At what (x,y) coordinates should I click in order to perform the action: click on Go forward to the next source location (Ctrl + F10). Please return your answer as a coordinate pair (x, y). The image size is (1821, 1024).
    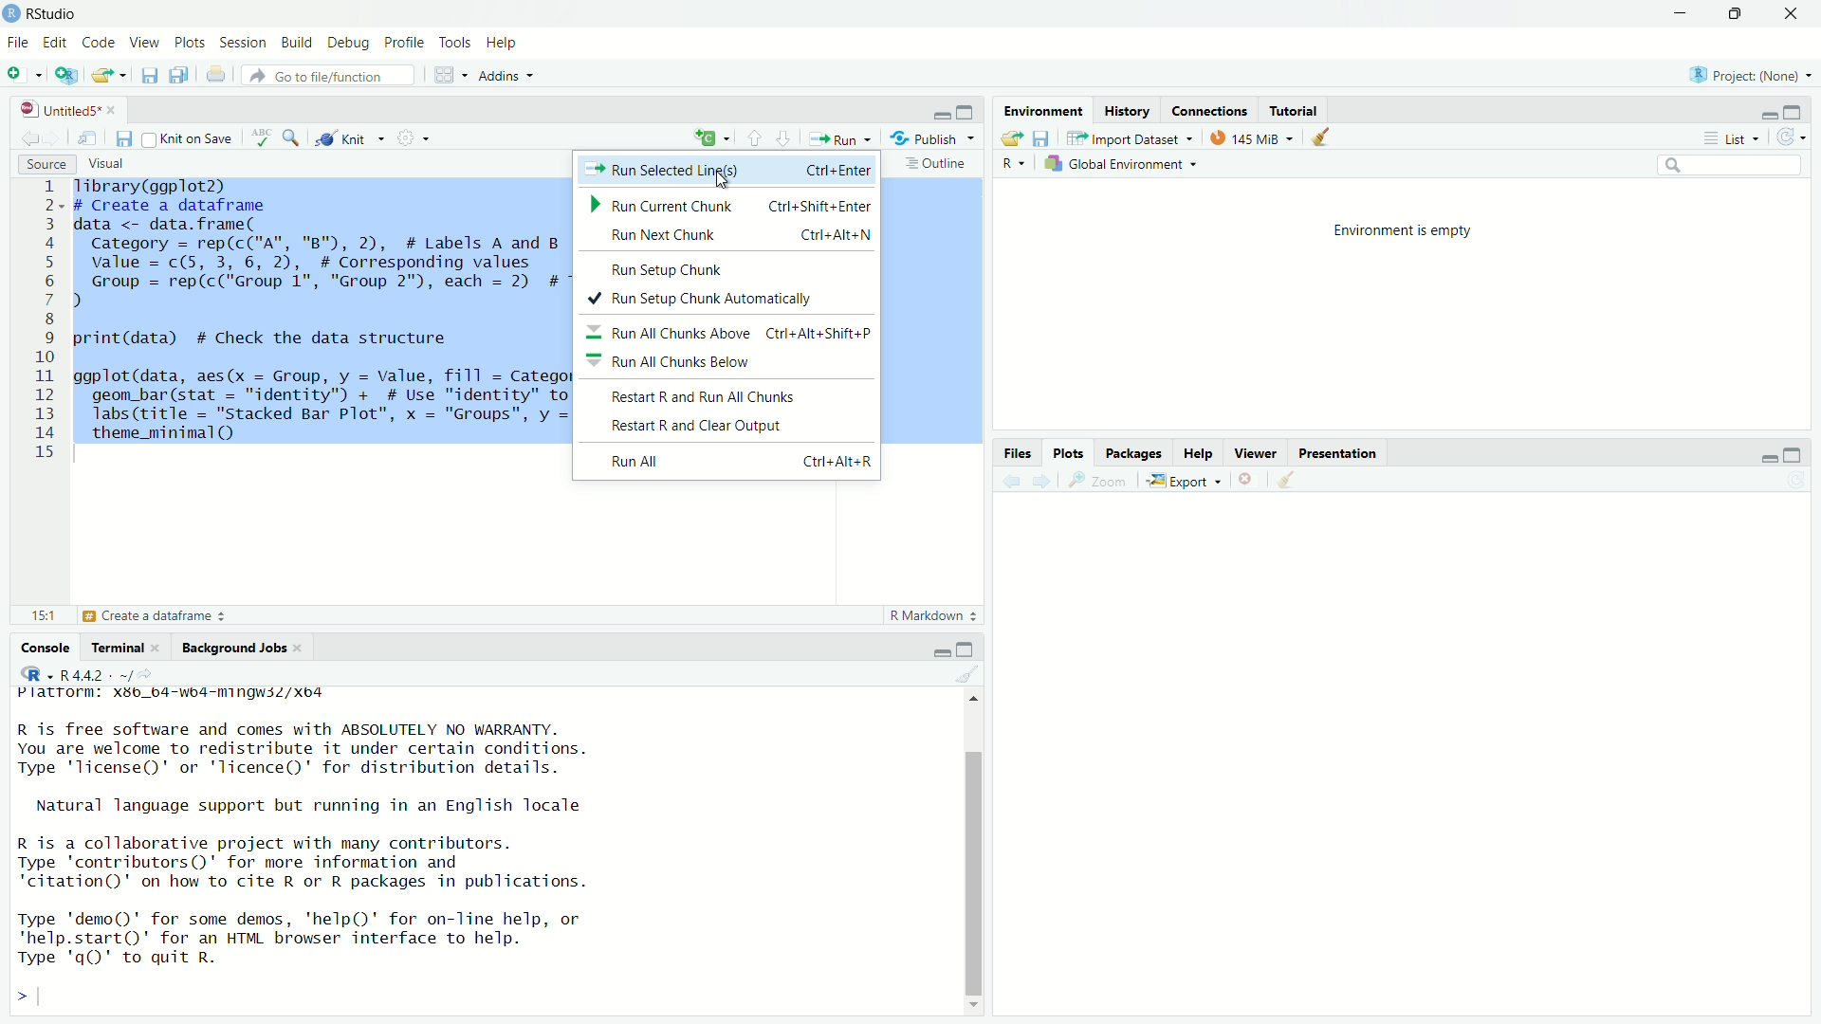
    Looking at the image, I should click on (1039, 479).